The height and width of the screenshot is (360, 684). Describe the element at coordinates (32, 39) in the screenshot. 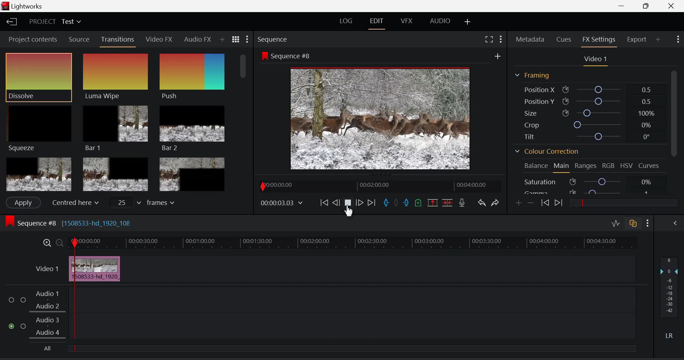

I see `Project contents` at that location.